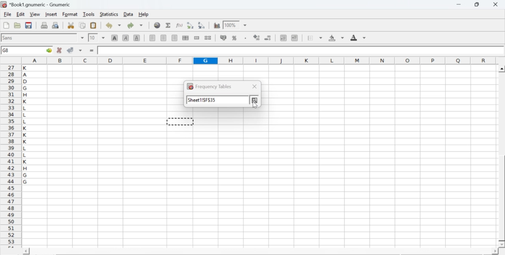 Image resolution: width=505 pixels, height=255 pixels. I want to click on scroll bar, so click(502, 157).